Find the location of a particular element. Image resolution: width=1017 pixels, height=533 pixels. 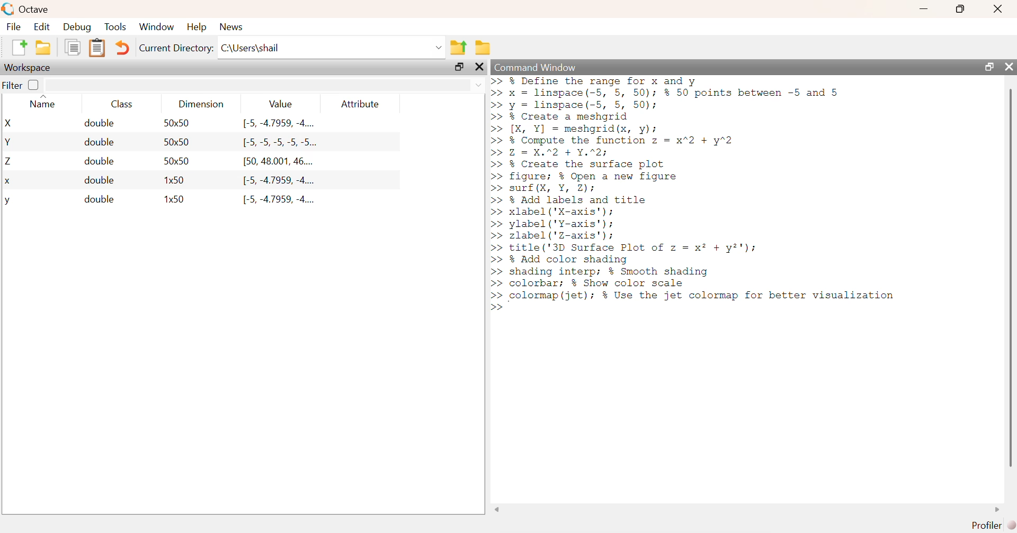

double is located at coordinates (99, 142).